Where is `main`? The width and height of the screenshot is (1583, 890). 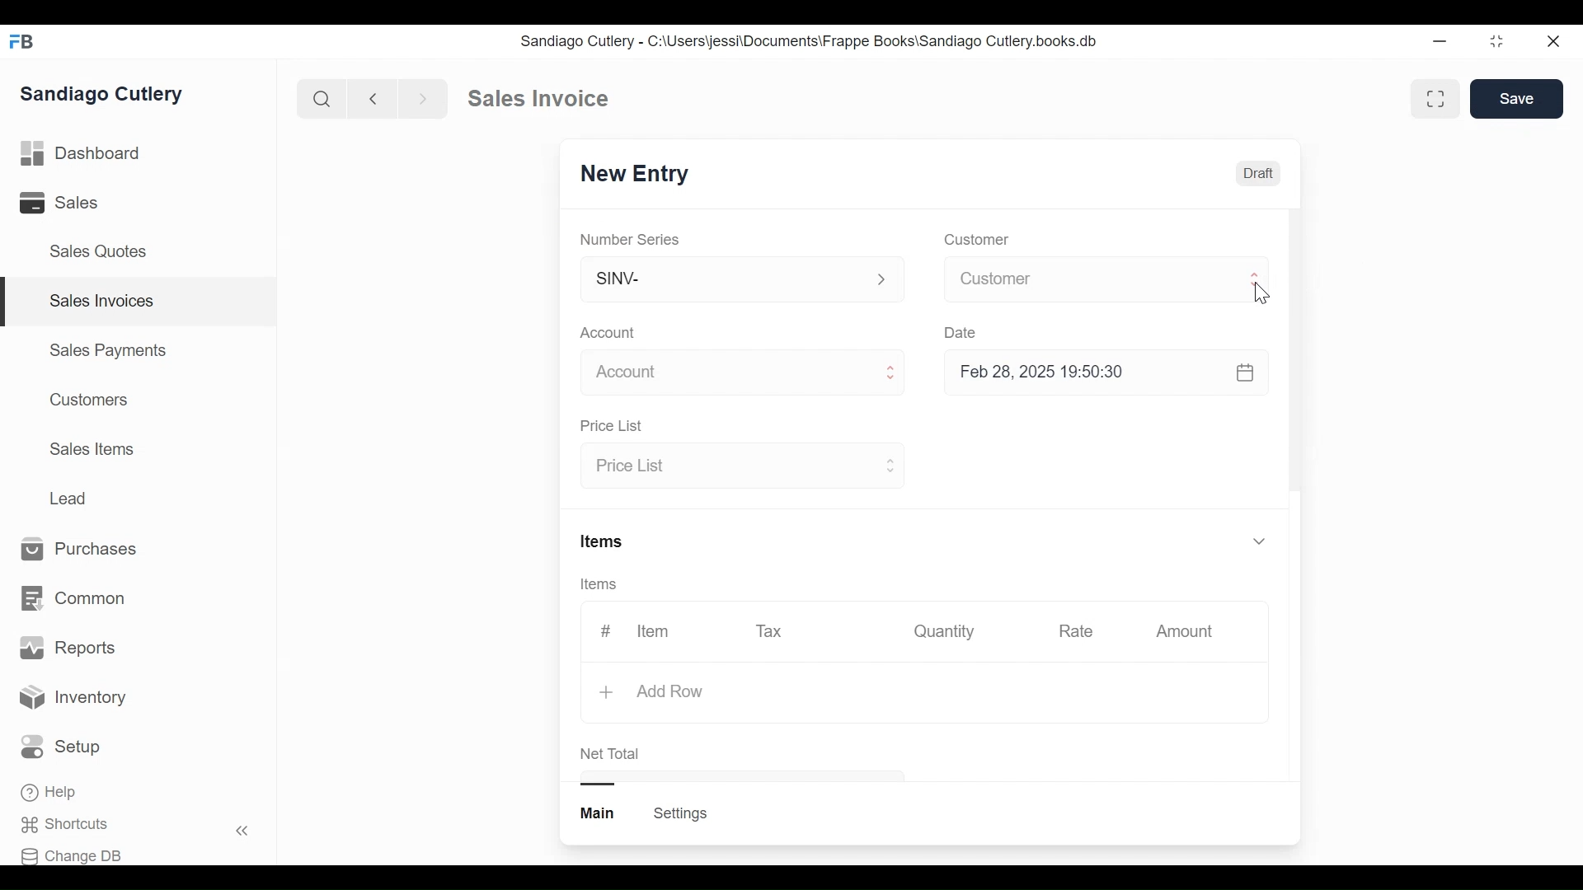
main is located at coordinates (599, 813).